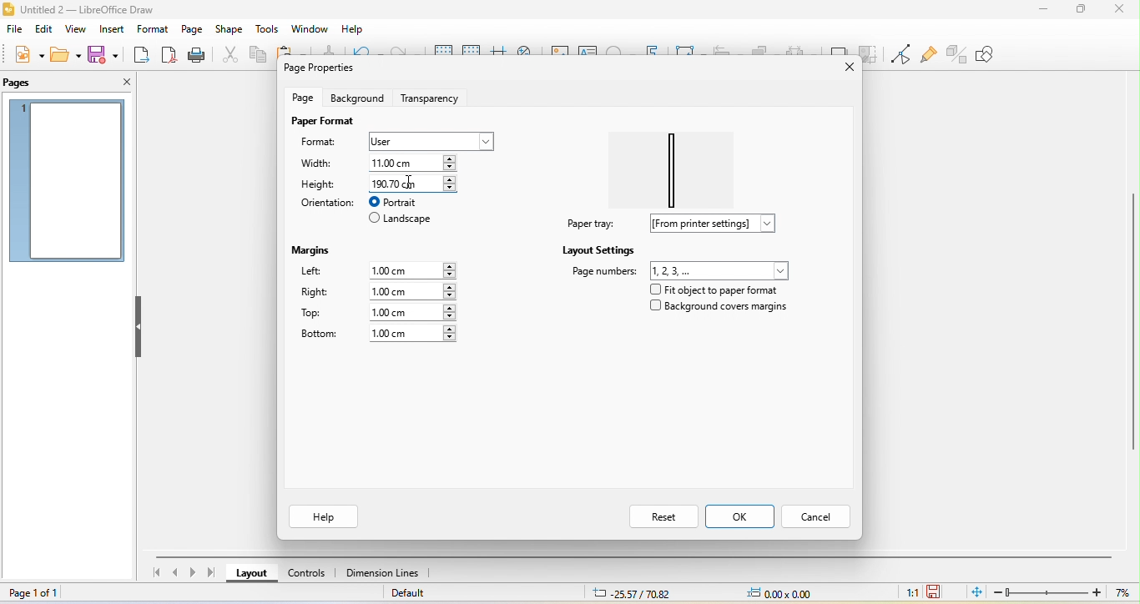 The image size is (1140, 604). What do you see at coordinates (417, 162) in the screenshot?
I see `110.00 cm` at bounding box center [417, 162].